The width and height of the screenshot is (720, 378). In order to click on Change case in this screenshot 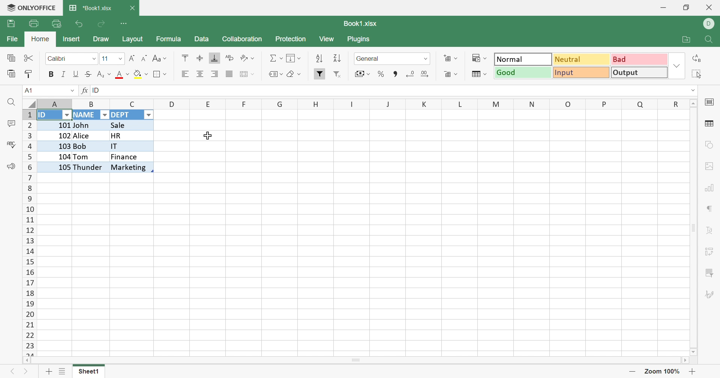, I will do `click(159, 58)`.